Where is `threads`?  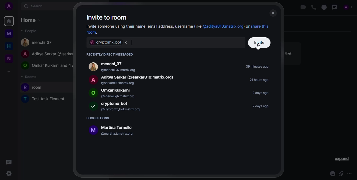 threads is located at coordinates (9, 162).